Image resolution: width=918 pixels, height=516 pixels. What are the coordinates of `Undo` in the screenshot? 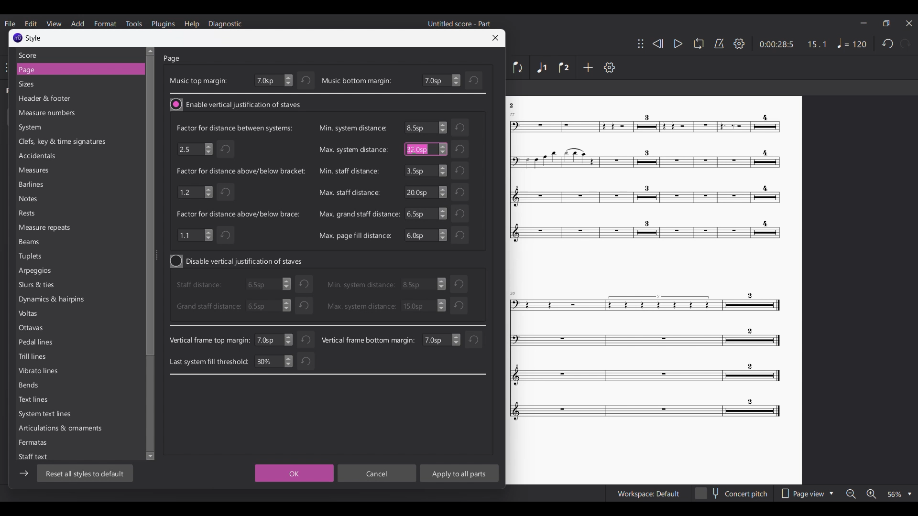 It's located at (461, 128).